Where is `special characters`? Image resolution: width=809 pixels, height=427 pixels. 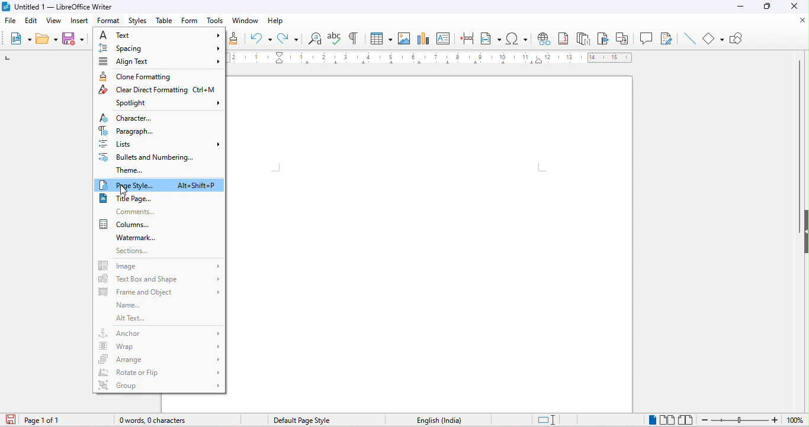
special characters is located at coordinates (519, 40).